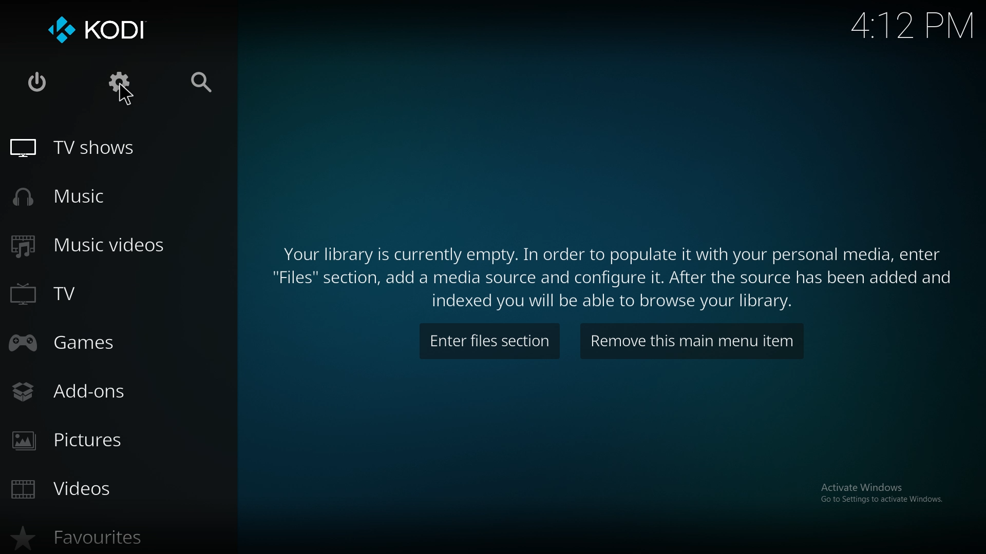 This screenshot has height=554, width=986. What do you see at coordinates (692, 342) in the screenshot?
I see `remove item` at bounding box center [692, 342].